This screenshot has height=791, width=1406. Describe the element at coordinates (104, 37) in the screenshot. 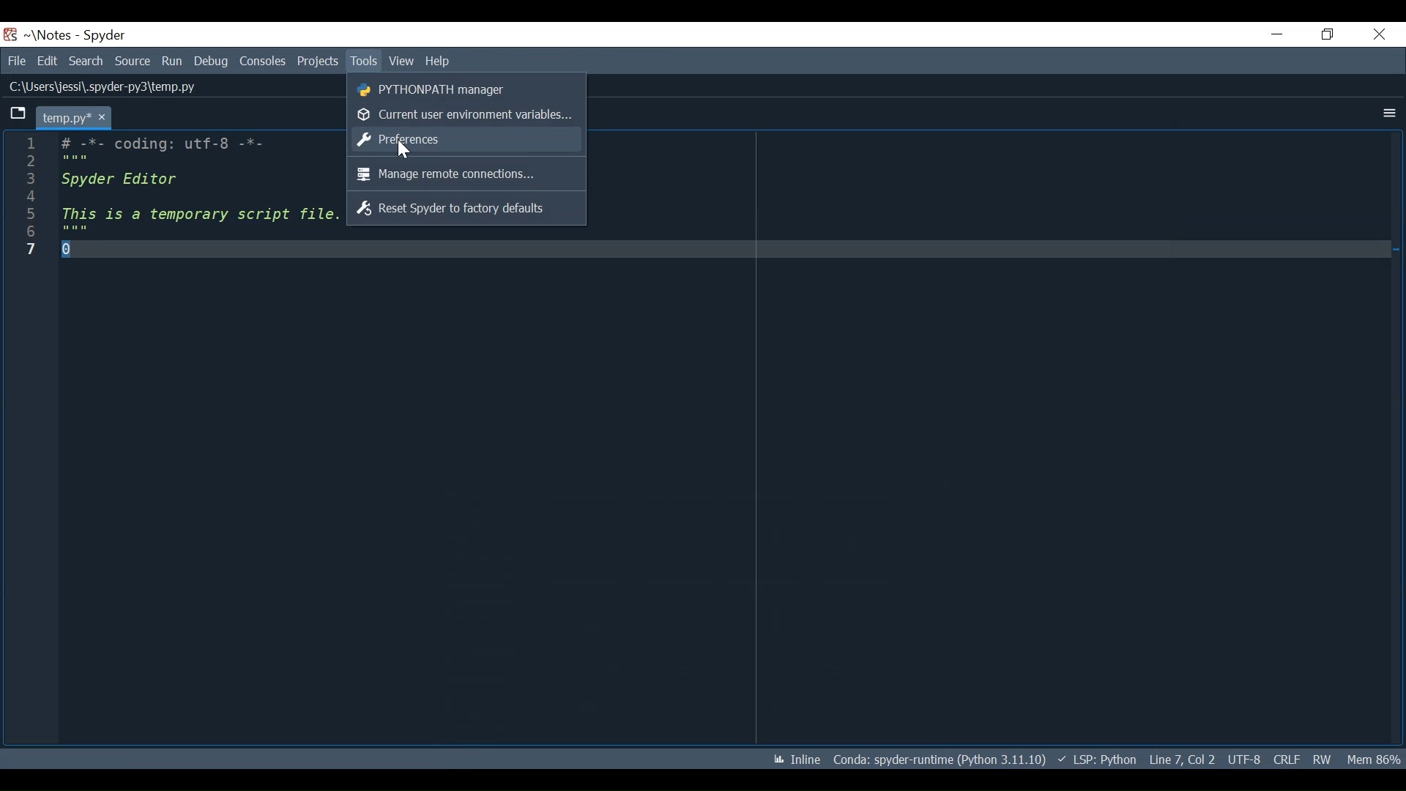

I see `Spyder` at that location.